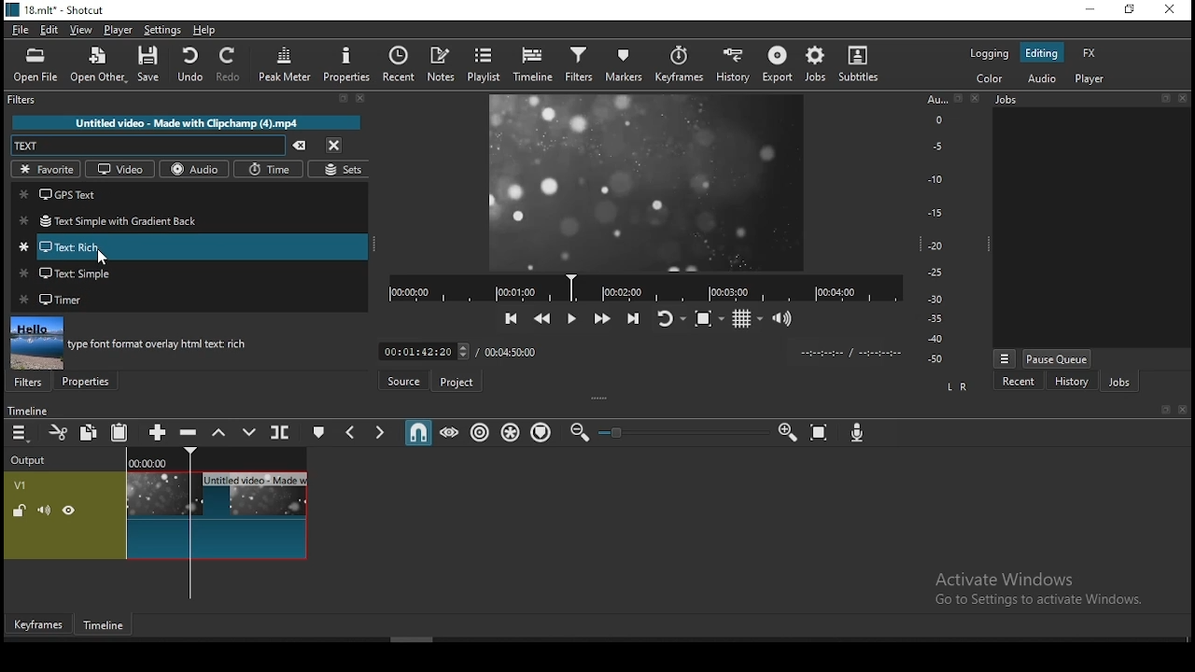  What do you see at coordinates (1182, 98) in the screenshot?
I see `Close` at bounding box center [1182, 98].